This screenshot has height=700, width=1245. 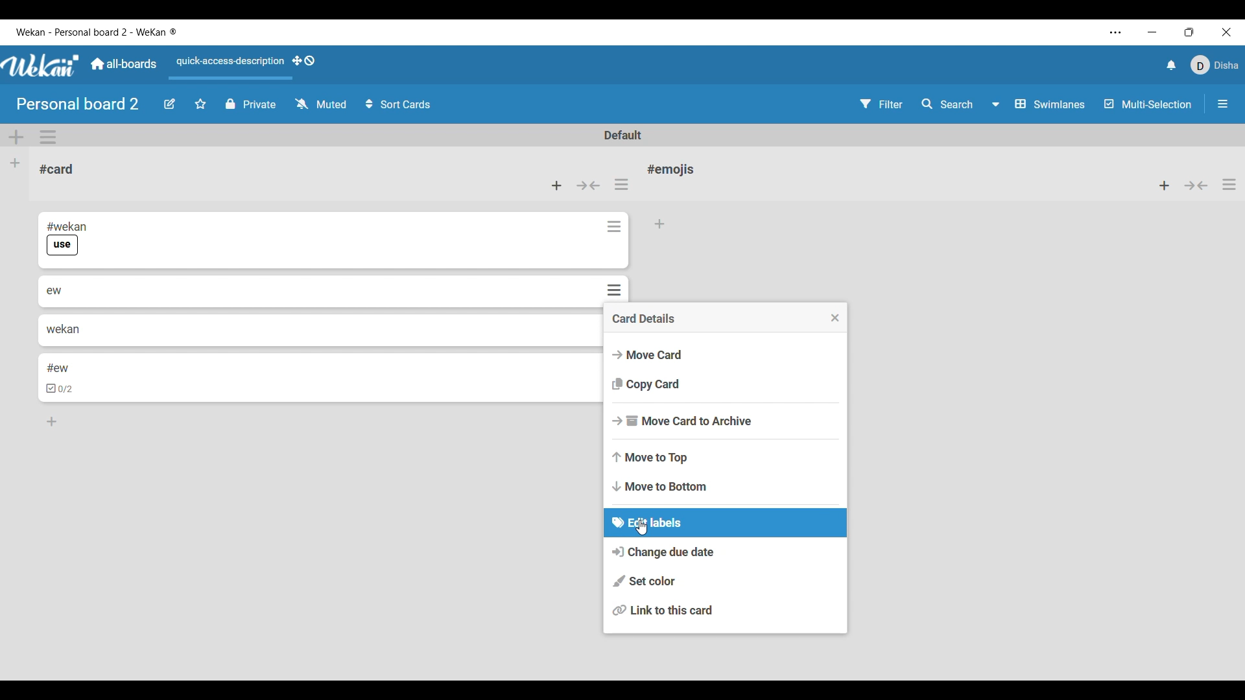 What do you see at coordinates (95, 32) in the screenshot?
I see `Software and board name` at bounding box center [95, 32].